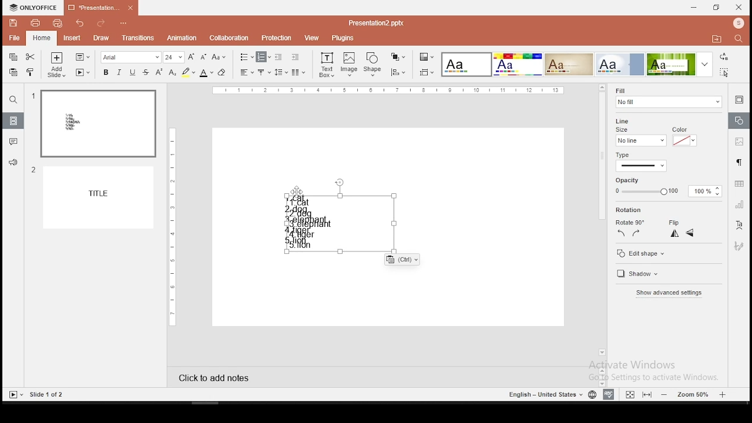  What do you see at coordinates (105, 72) in the screenshot?
I see `bold` at bounding box center [105, 72].